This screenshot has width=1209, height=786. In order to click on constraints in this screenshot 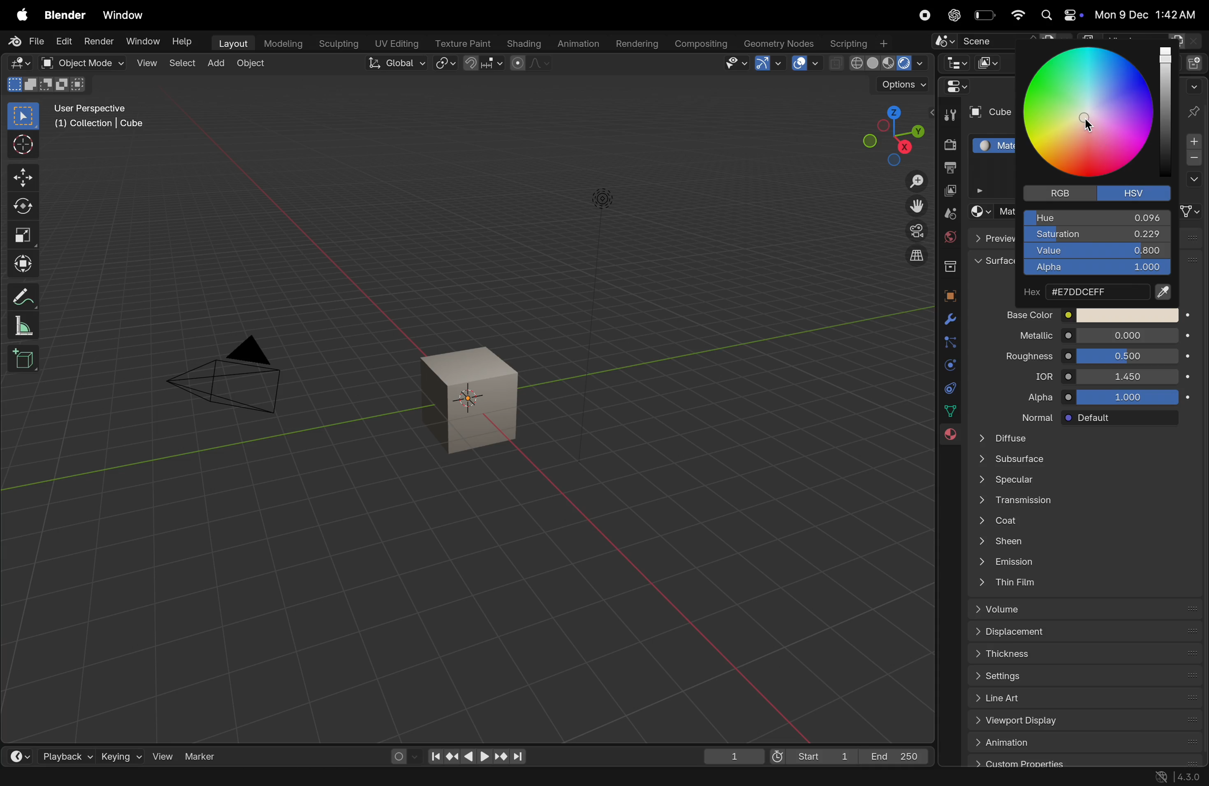, I will do `click(948, 387)`.